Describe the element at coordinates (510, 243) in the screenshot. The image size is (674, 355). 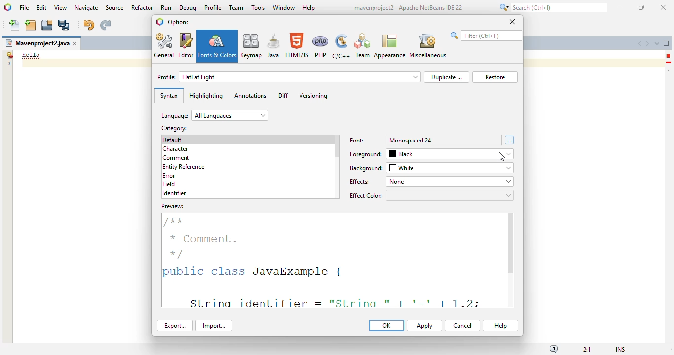
I see `vertical scroll bar` at that location.